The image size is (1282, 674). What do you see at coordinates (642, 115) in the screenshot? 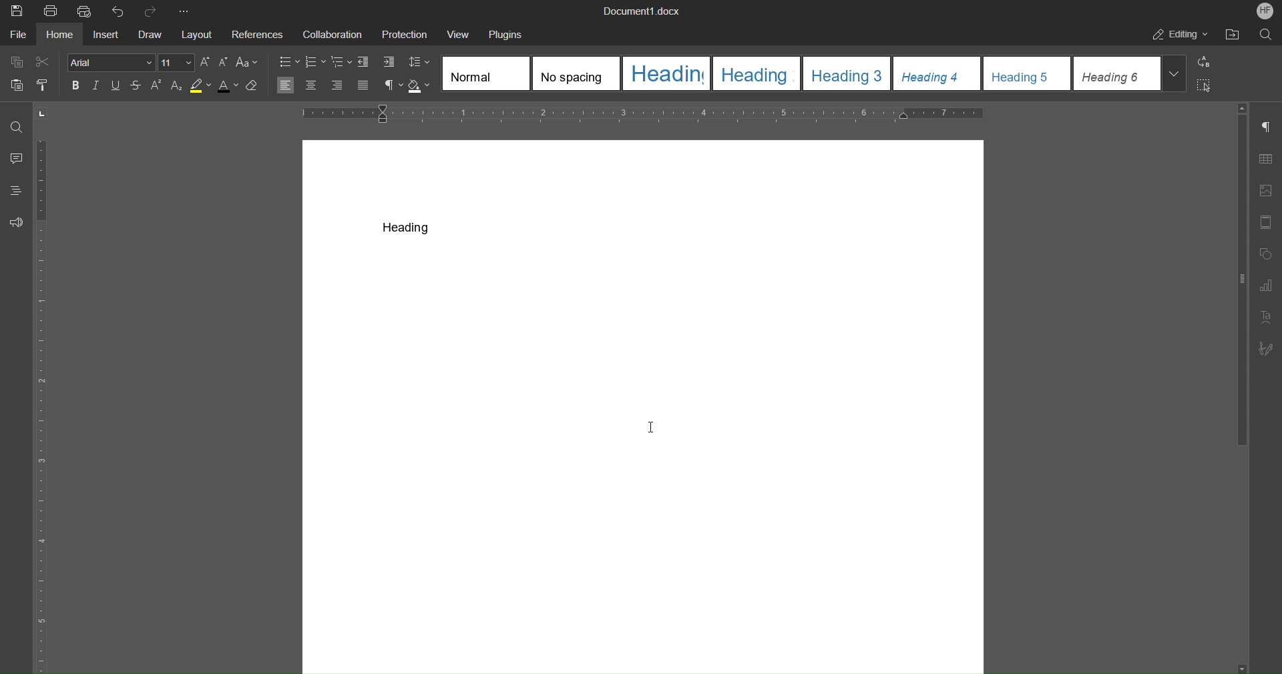
I see `Horizontal Ruler` at bounding box center [642, 115].